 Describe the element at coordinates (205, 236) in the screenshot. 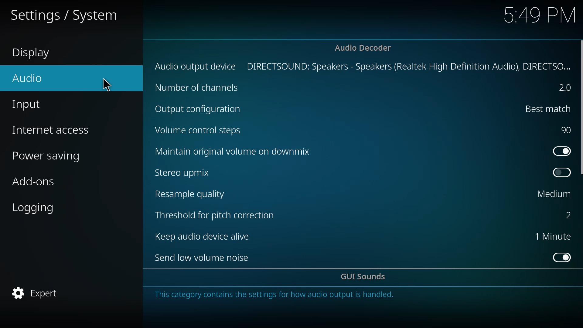

I see `keep audio device alive` at that location.